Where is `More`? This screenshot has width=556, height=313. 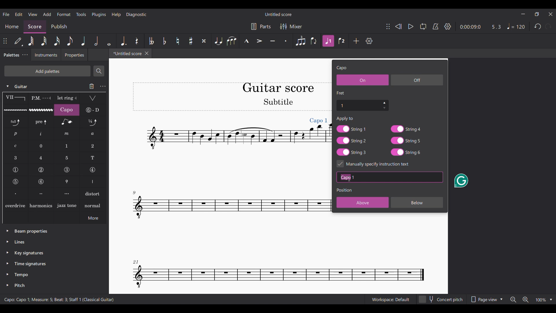 More is located at coordinates (93, 218).